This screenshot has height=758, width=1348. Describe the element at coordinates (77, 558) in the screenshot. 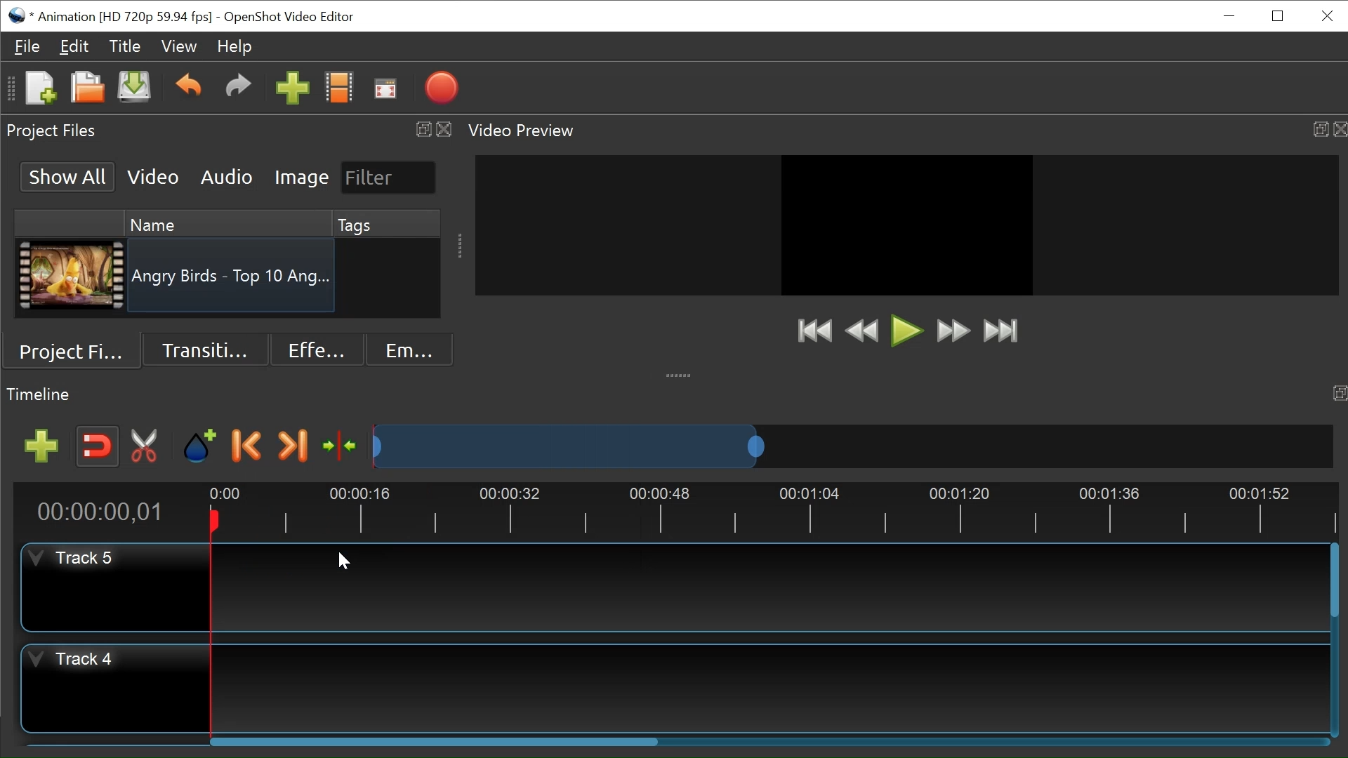

I see `Track Header` at that location.